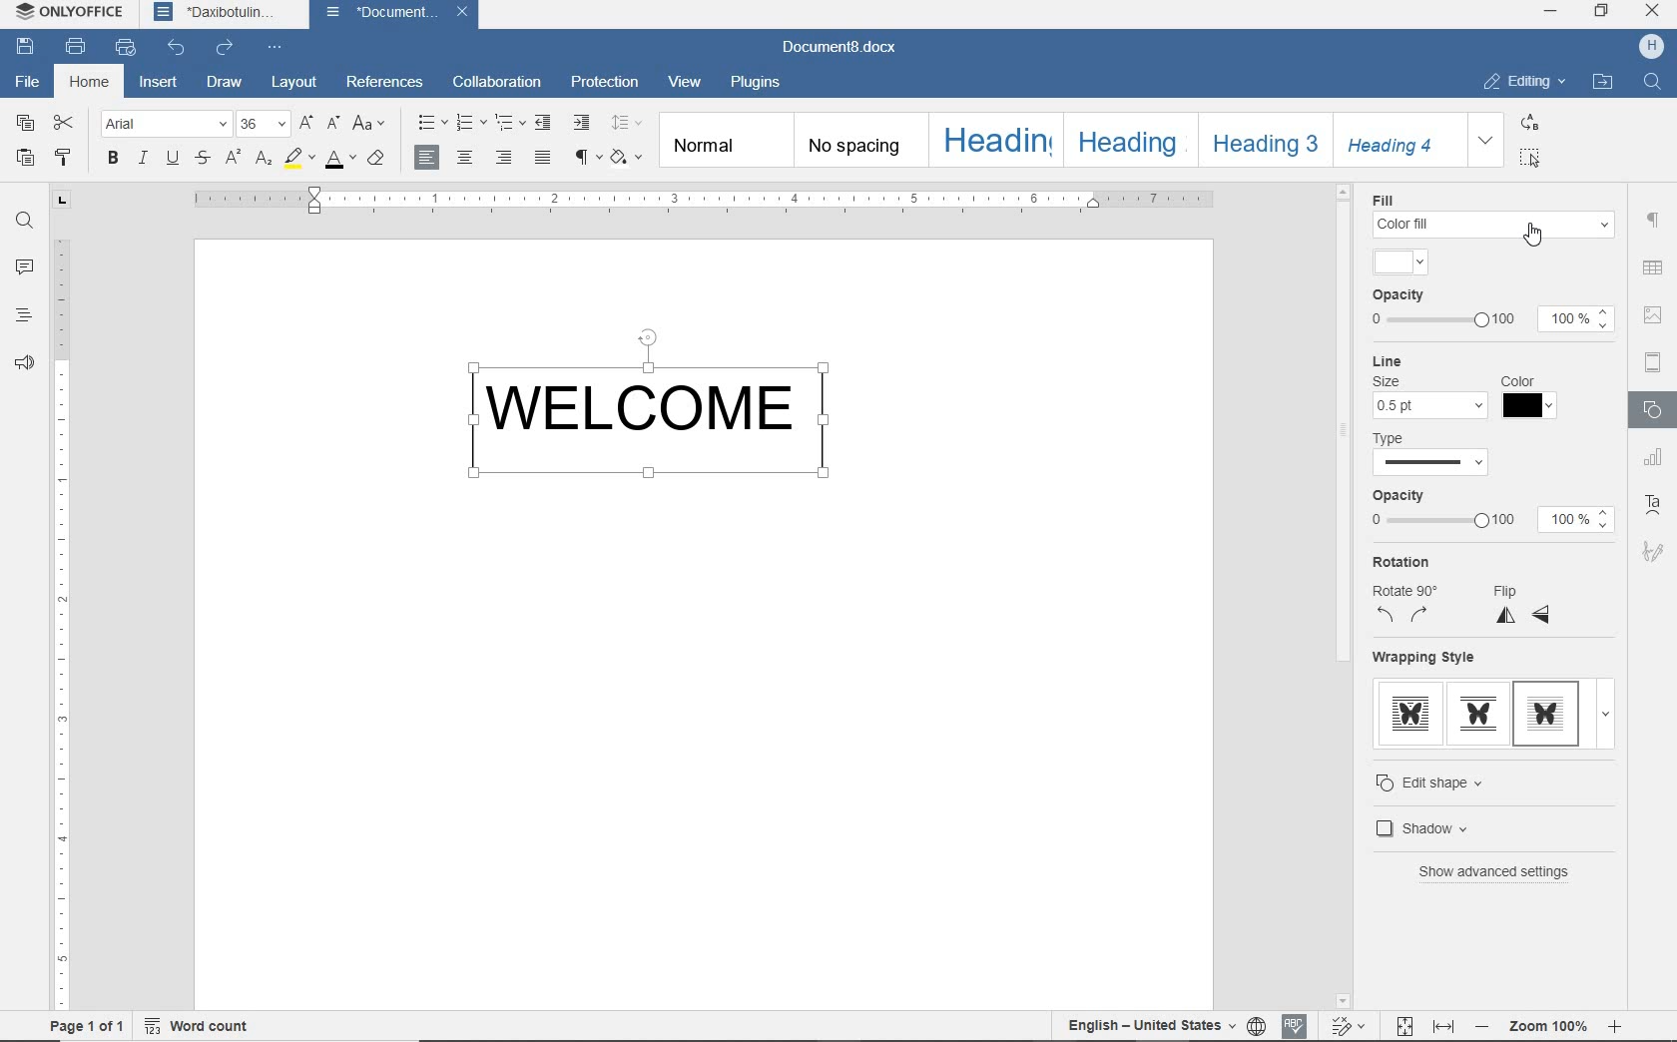  What do you see at coordinates (1564, 520) in the screenshot?
I see `100%` at bounding box center [1564, 520].